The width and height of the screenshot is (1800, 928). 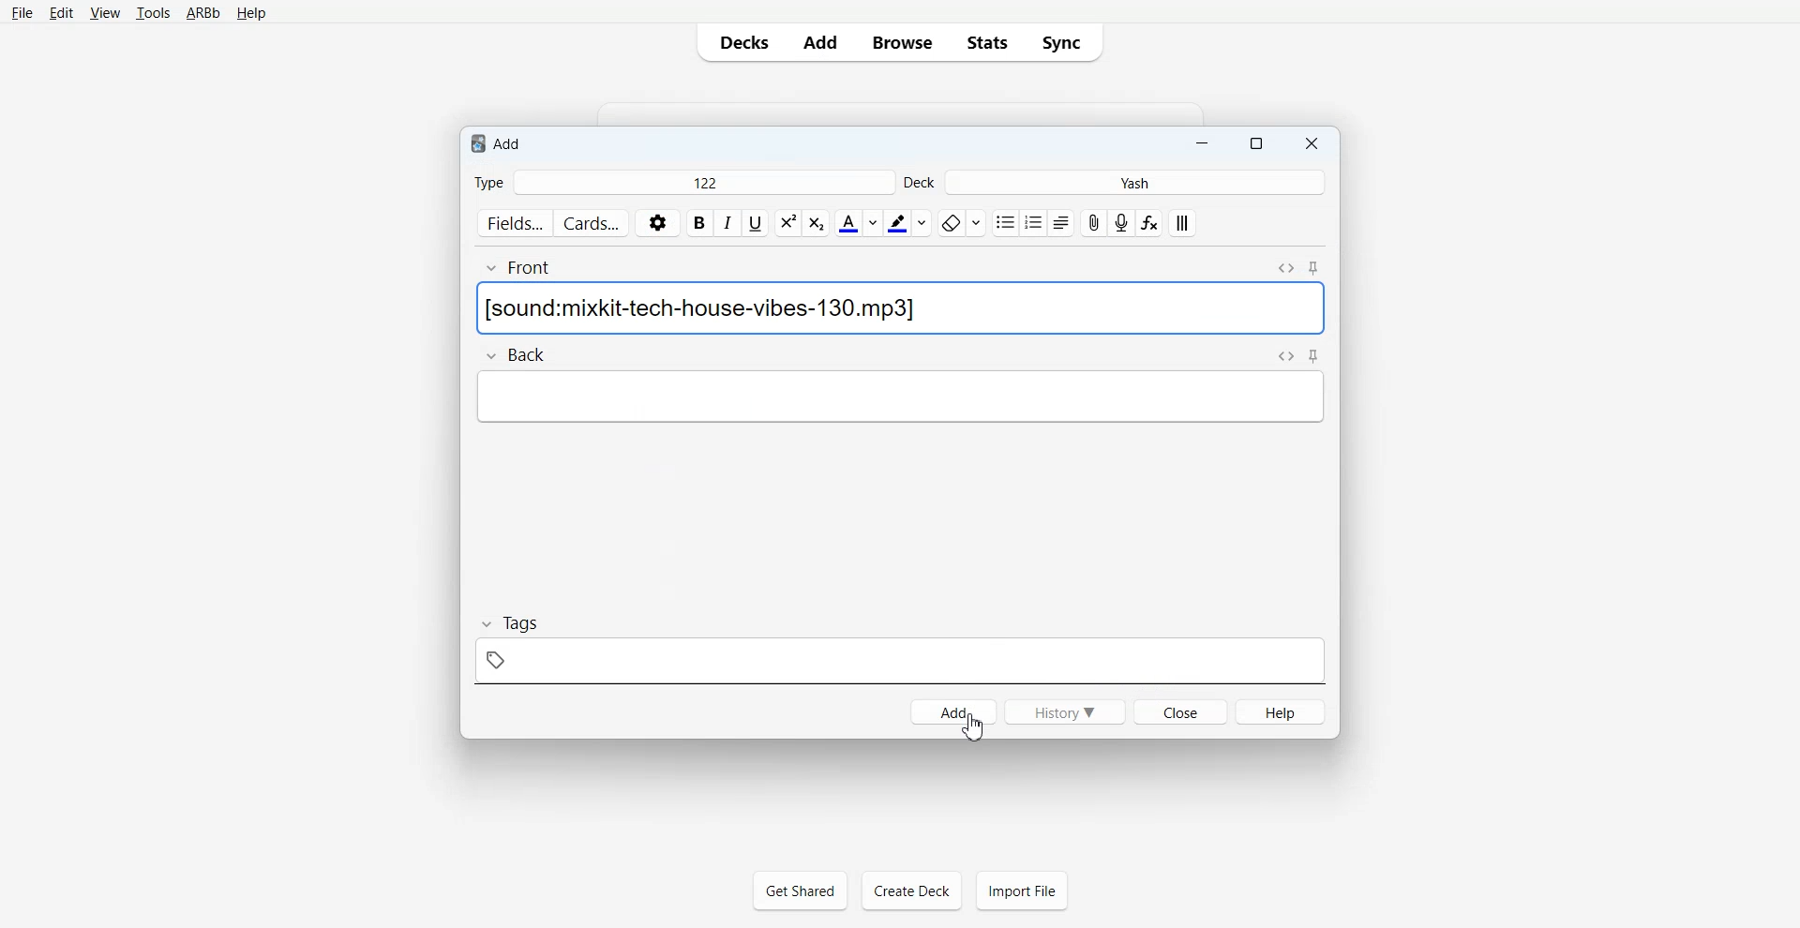 I want to click on close, so click(x=1188, y=714).